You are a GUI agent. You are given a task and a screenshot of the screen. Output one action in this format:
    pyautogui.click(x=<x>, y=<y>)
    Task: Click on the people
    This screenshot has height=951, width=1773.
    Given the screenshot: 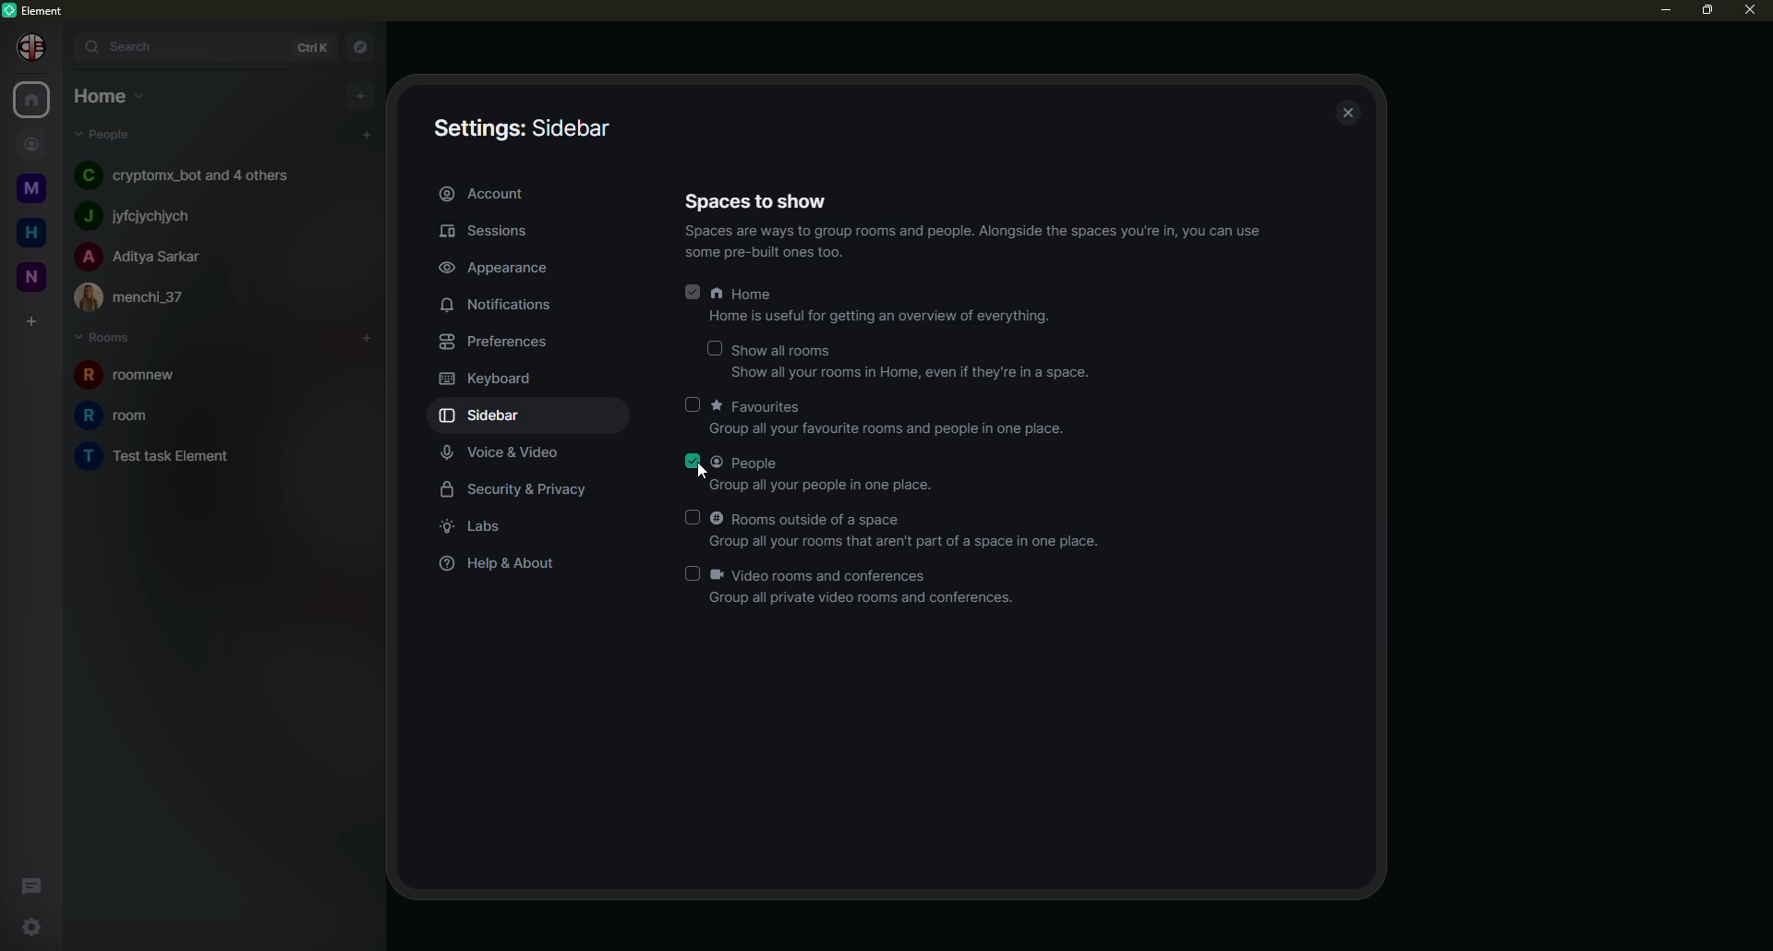 What is the action you would take?
    pyautogui.click(x=144, y=213)
    